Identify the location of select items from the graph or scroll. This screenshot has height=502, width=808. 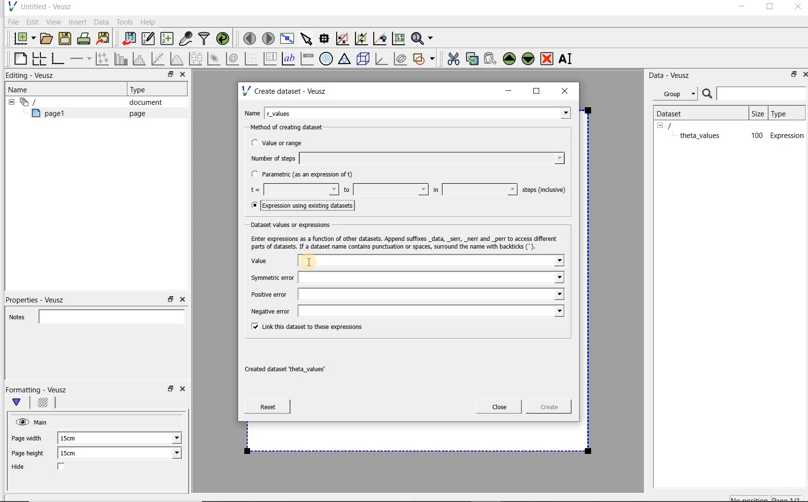
(306, 38).